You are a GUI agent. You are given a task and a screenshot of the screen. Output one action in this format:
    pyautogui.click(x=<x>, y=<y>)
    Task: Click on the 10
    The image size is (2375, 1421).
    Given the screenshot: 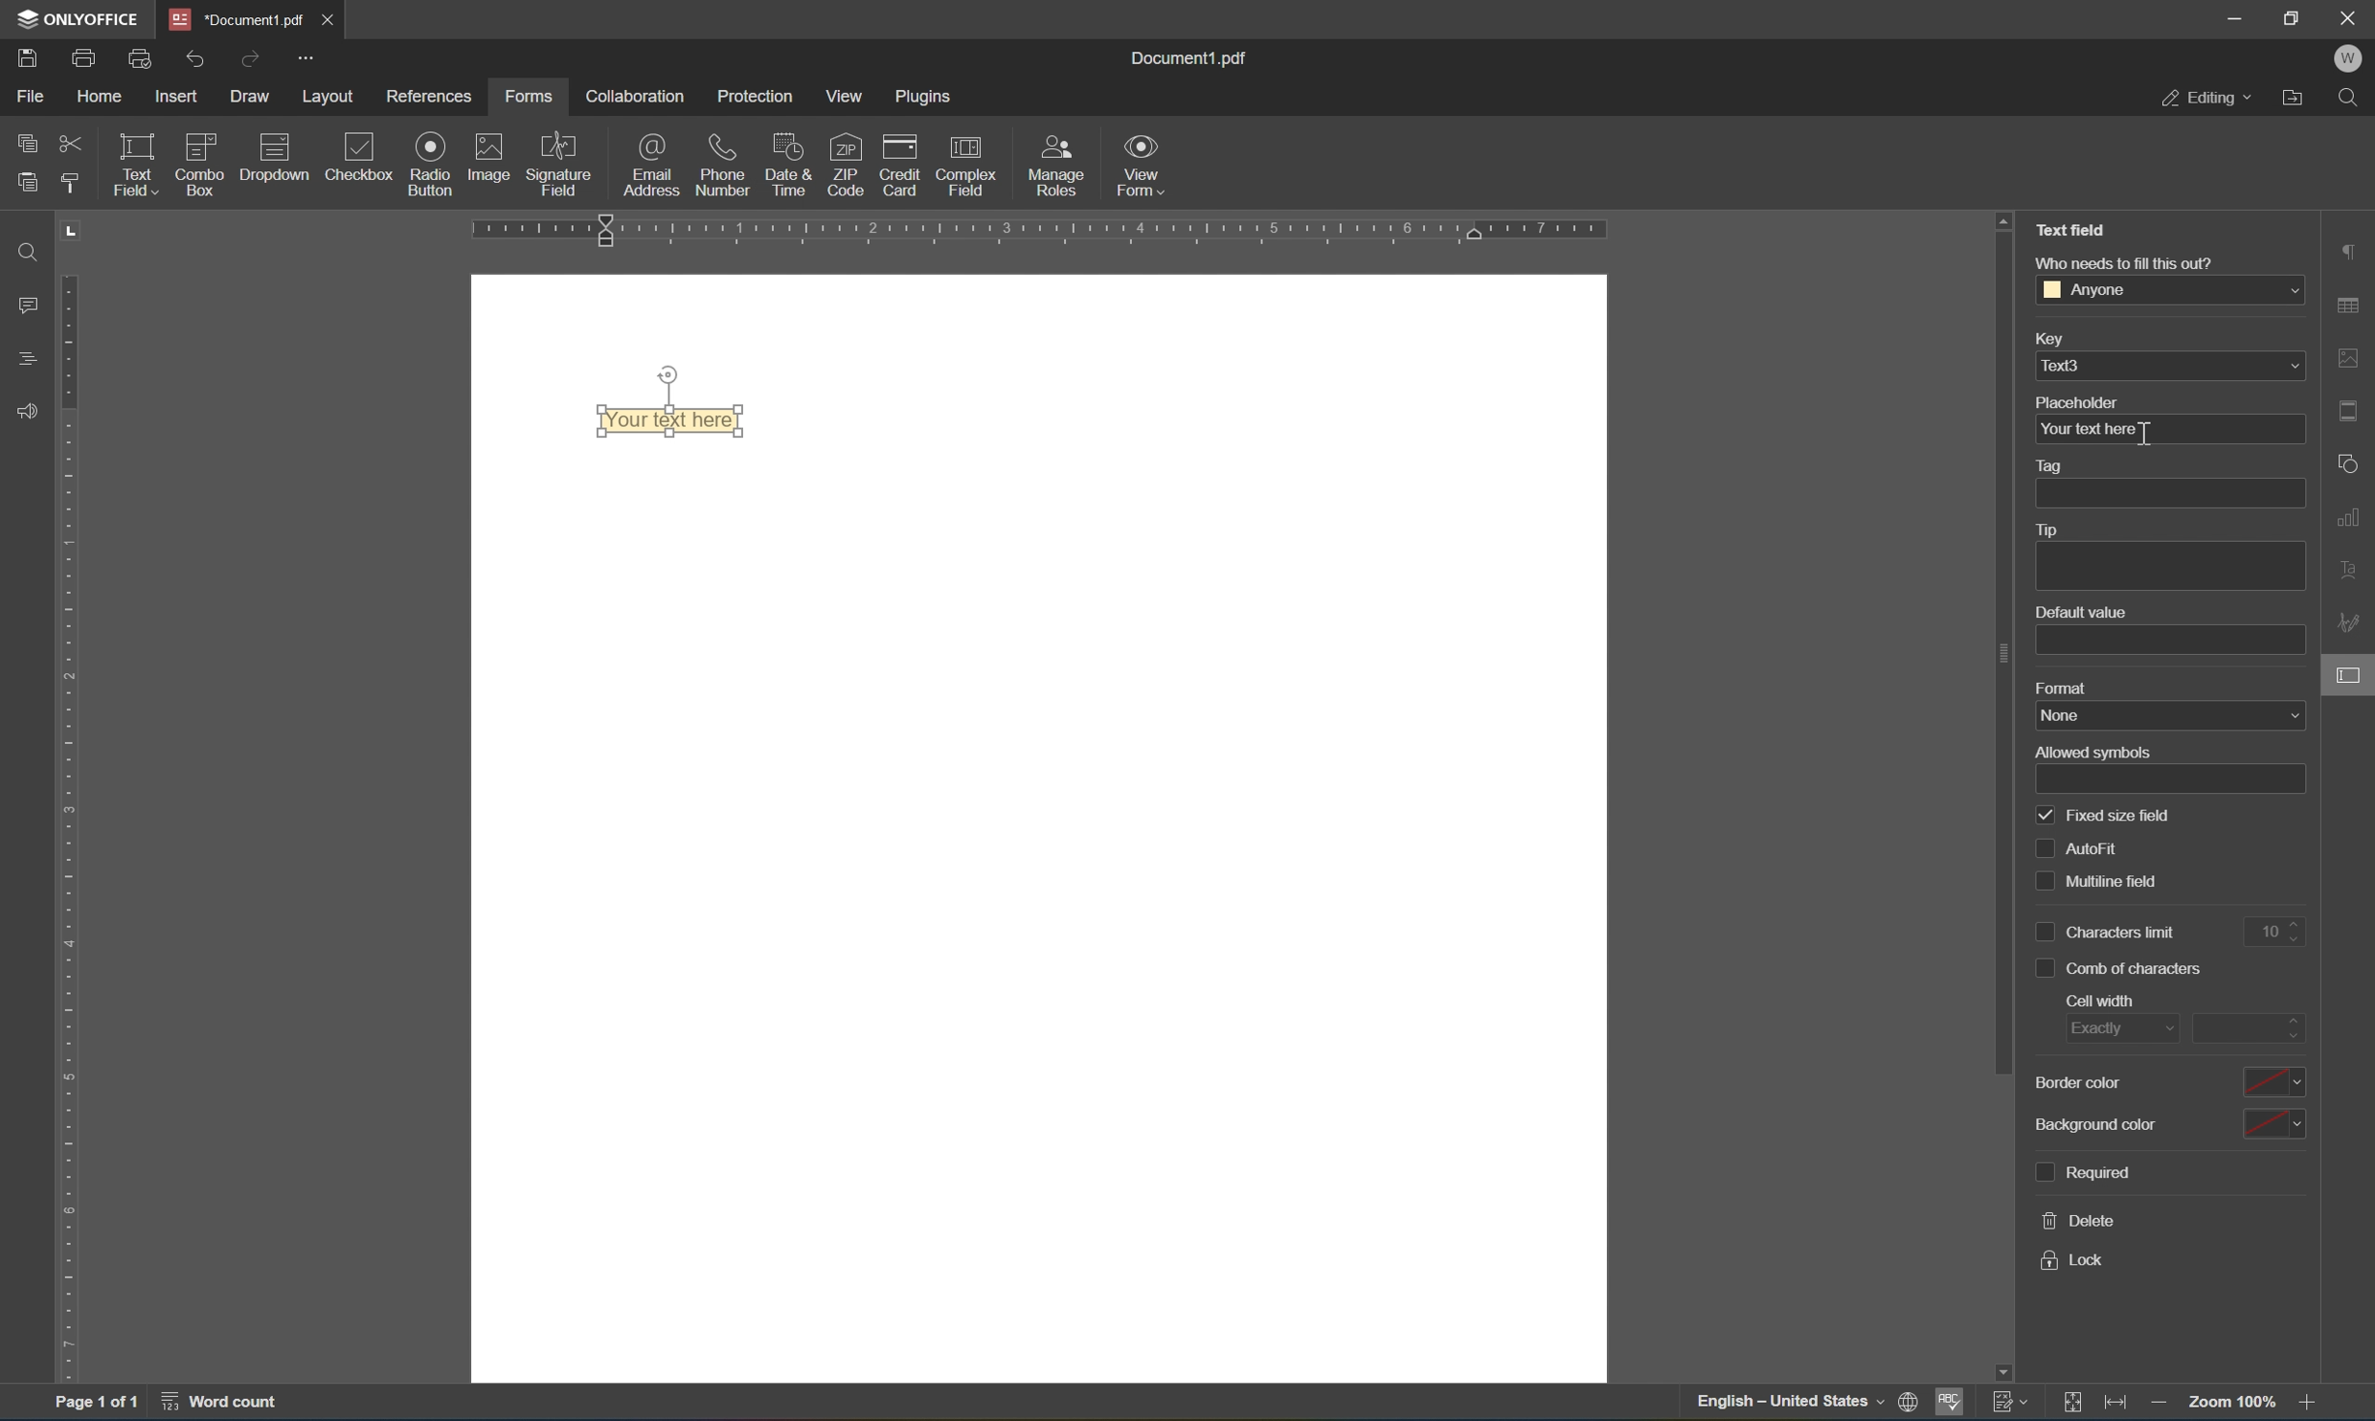 What is the action you would take?
    pyautogui.click(x=2272, y=930)
    